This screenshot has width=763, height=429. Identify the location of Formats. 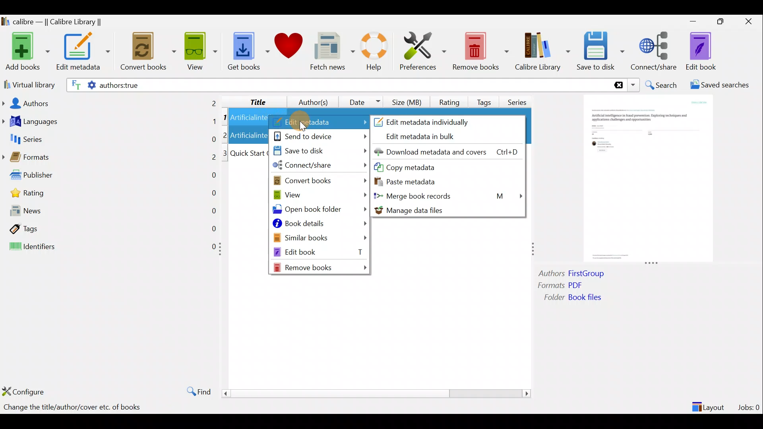
(109, 159).